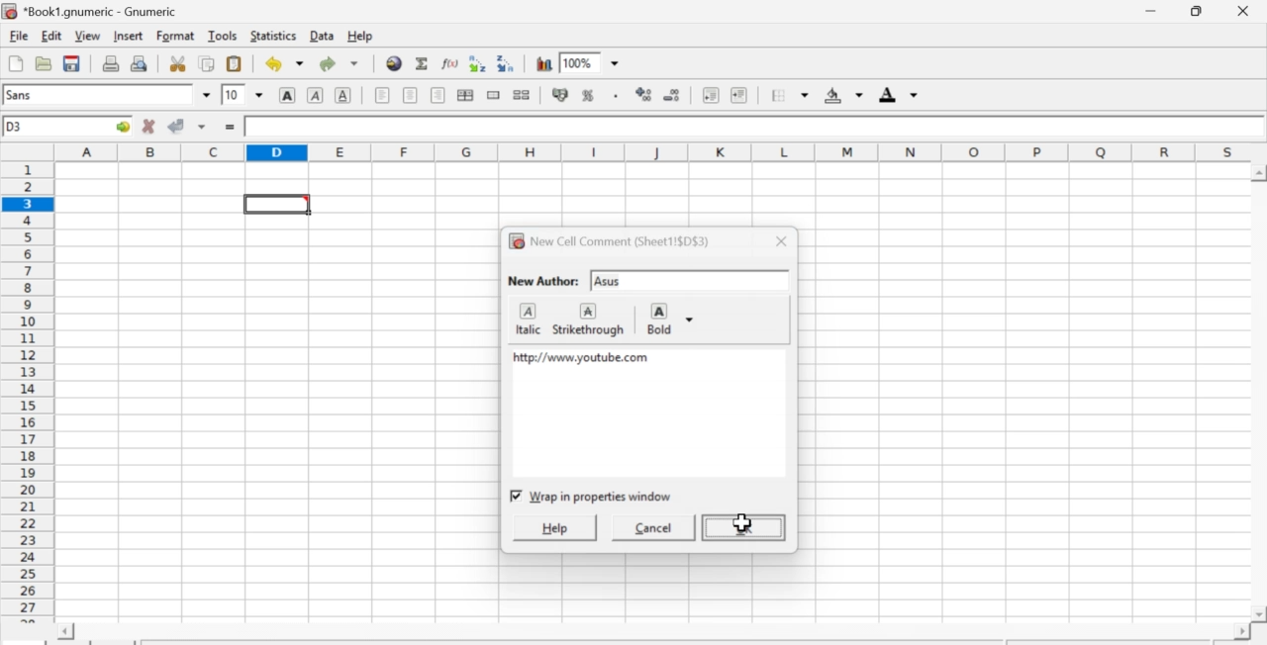  I want to click on Cancel change, so click(146, 126).